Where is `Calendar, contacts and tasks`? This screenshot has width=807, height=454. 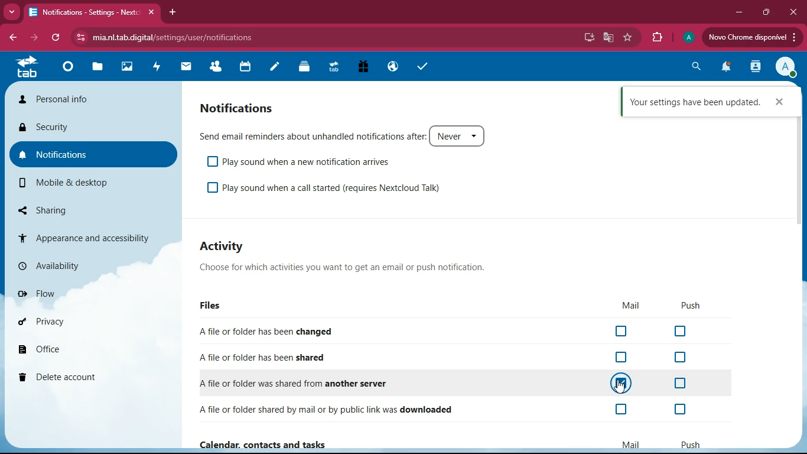 Calendar, contacts and tasks is located at coordinates (265, 445).